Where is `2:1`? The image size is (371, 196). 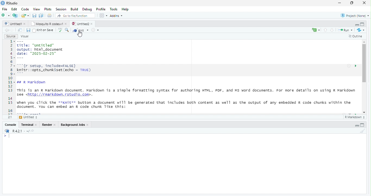 2:1 is located at coordinates (10, 117).